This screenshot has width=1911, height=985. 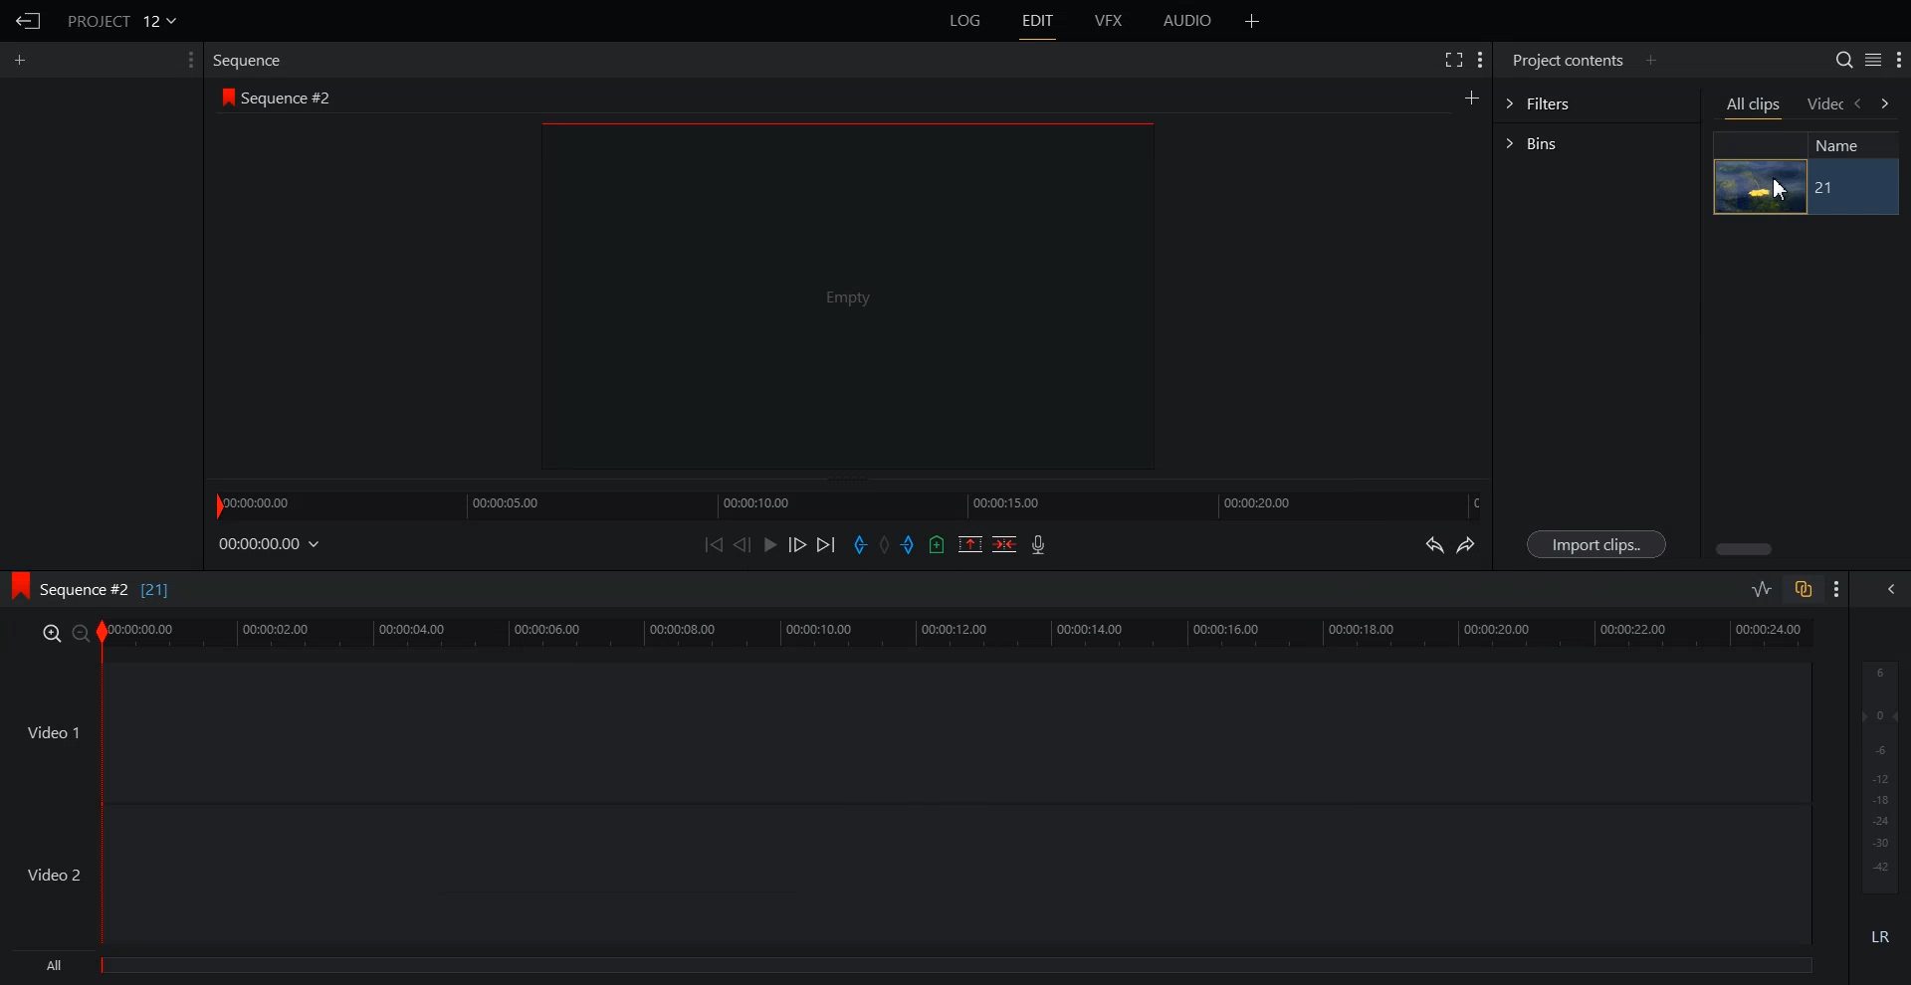 I want to click on Import Clips, so click(x=1596, y=543).